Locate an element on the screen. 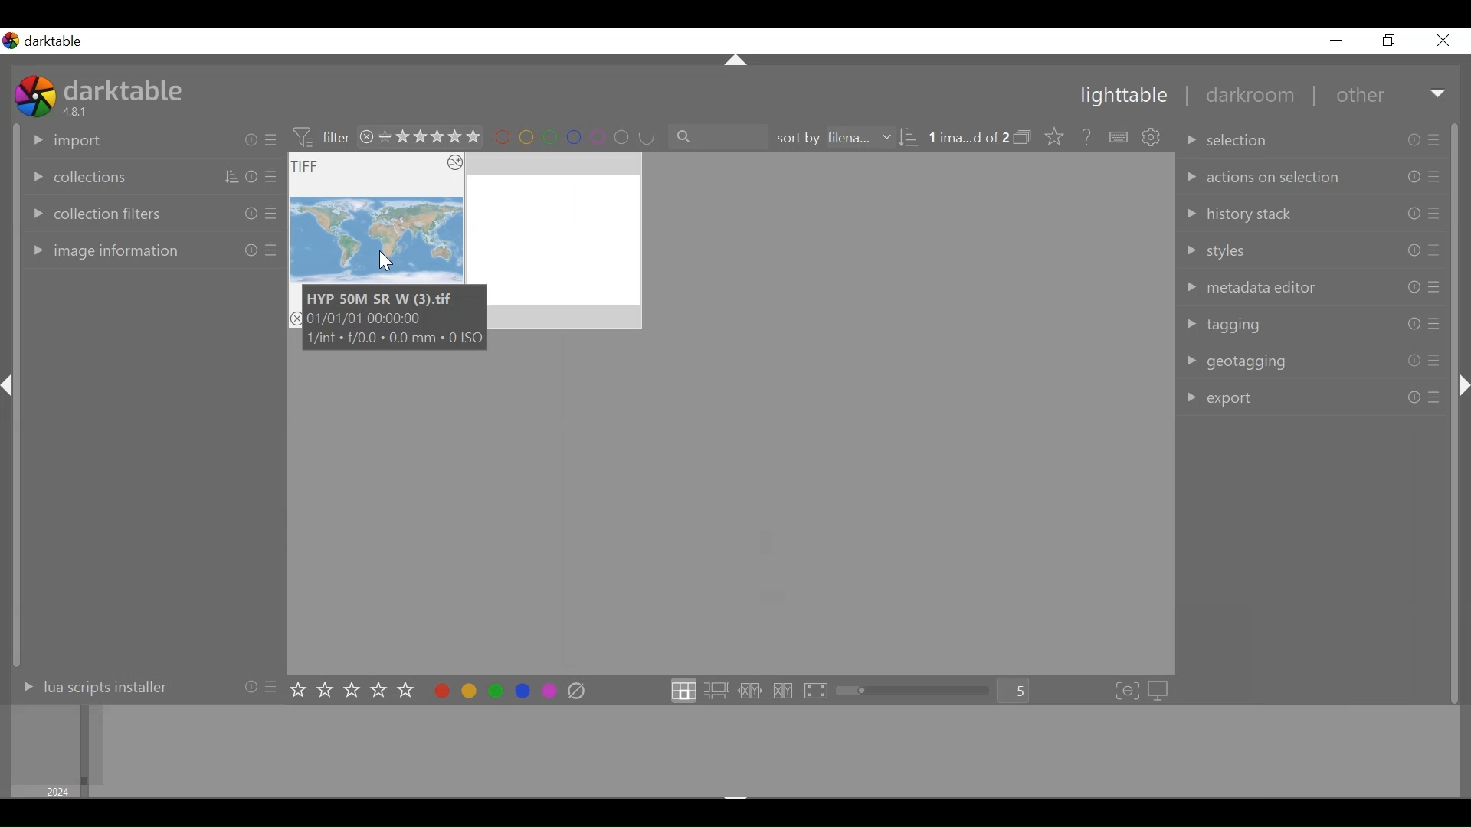  Lightable is located at coordinates (1116, 94).